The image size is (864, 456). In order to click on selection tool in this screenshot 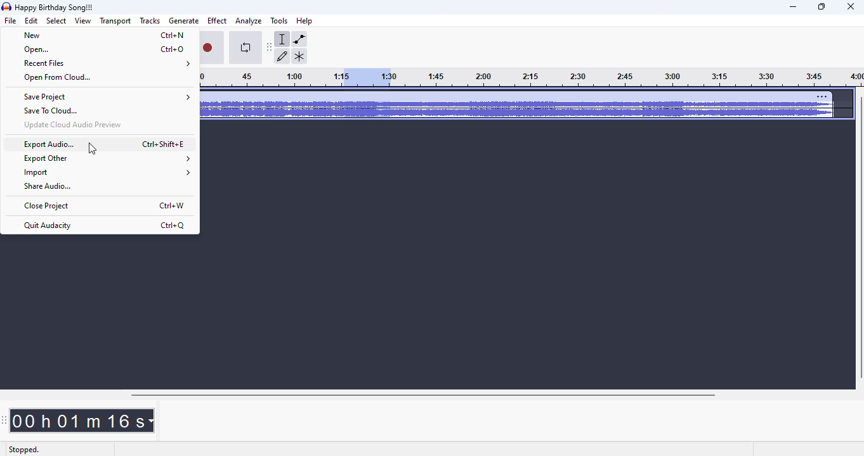, I will do `click(283, 39)`.